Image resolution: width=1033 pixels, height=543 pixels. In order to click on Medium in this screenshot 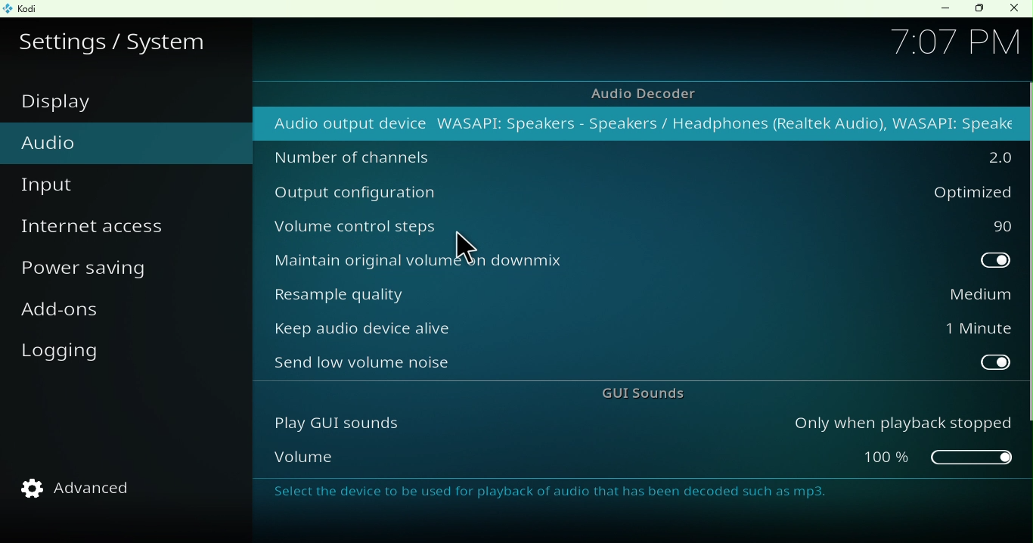, I will do `click(923, 296)`.